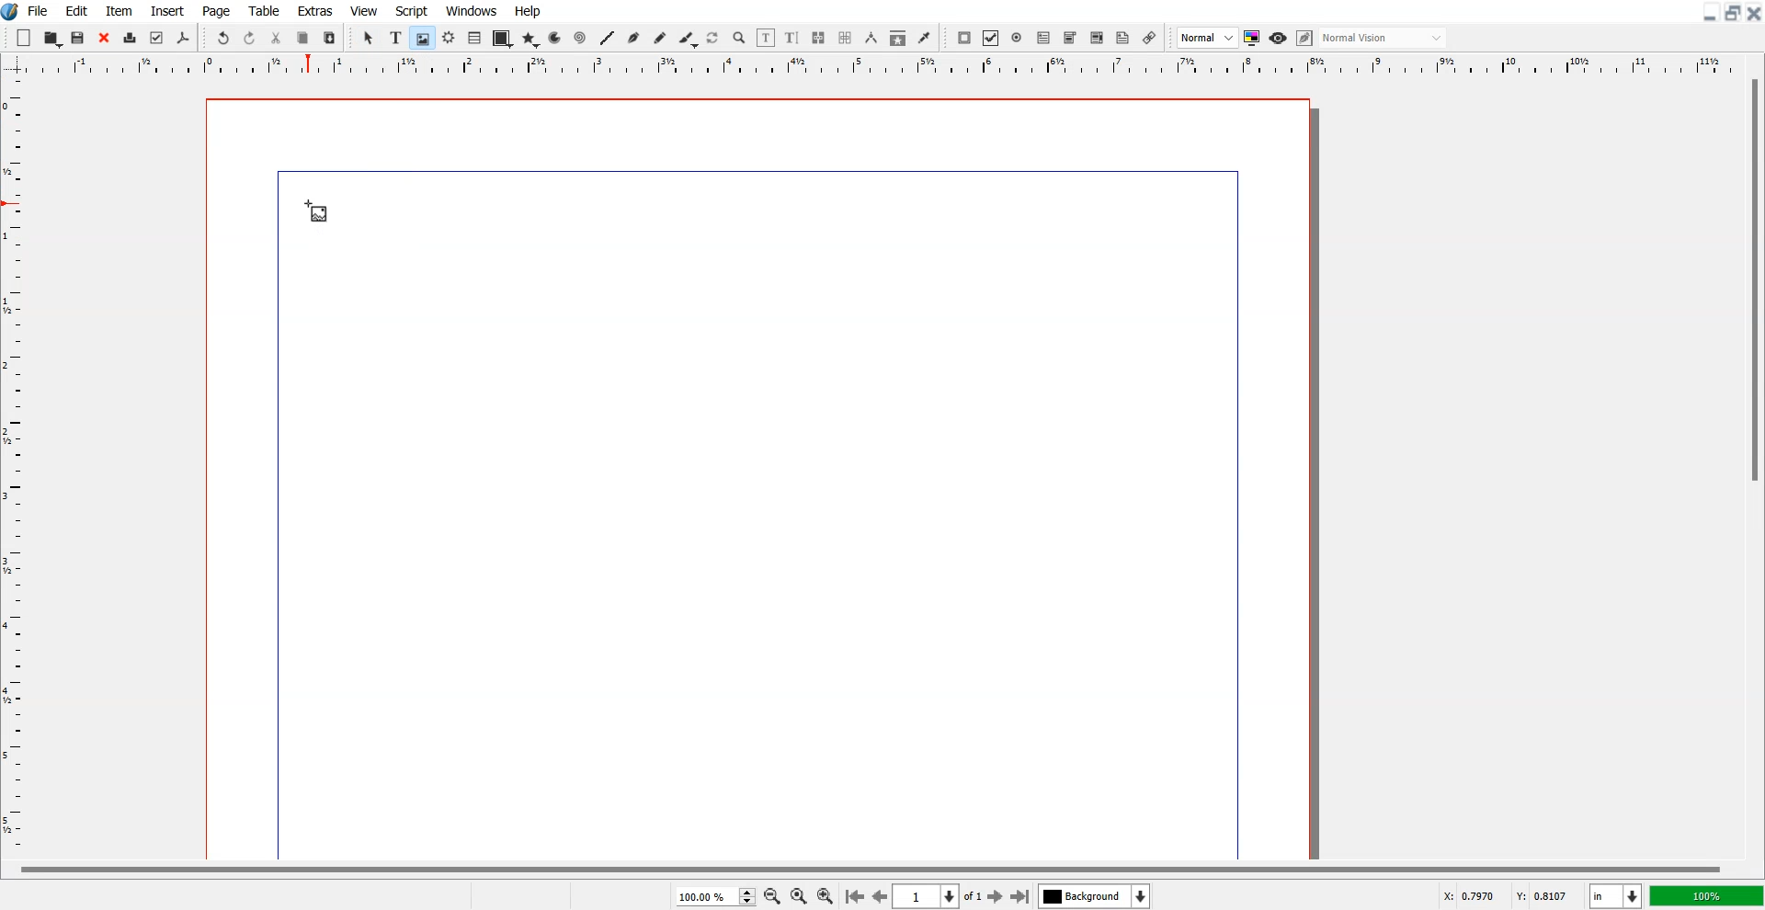 The width and height of the screenshot is (1765, 910). Describe the element at coordinates (1098, 38) in the screenshot. I see `PDF List Box` at that location.